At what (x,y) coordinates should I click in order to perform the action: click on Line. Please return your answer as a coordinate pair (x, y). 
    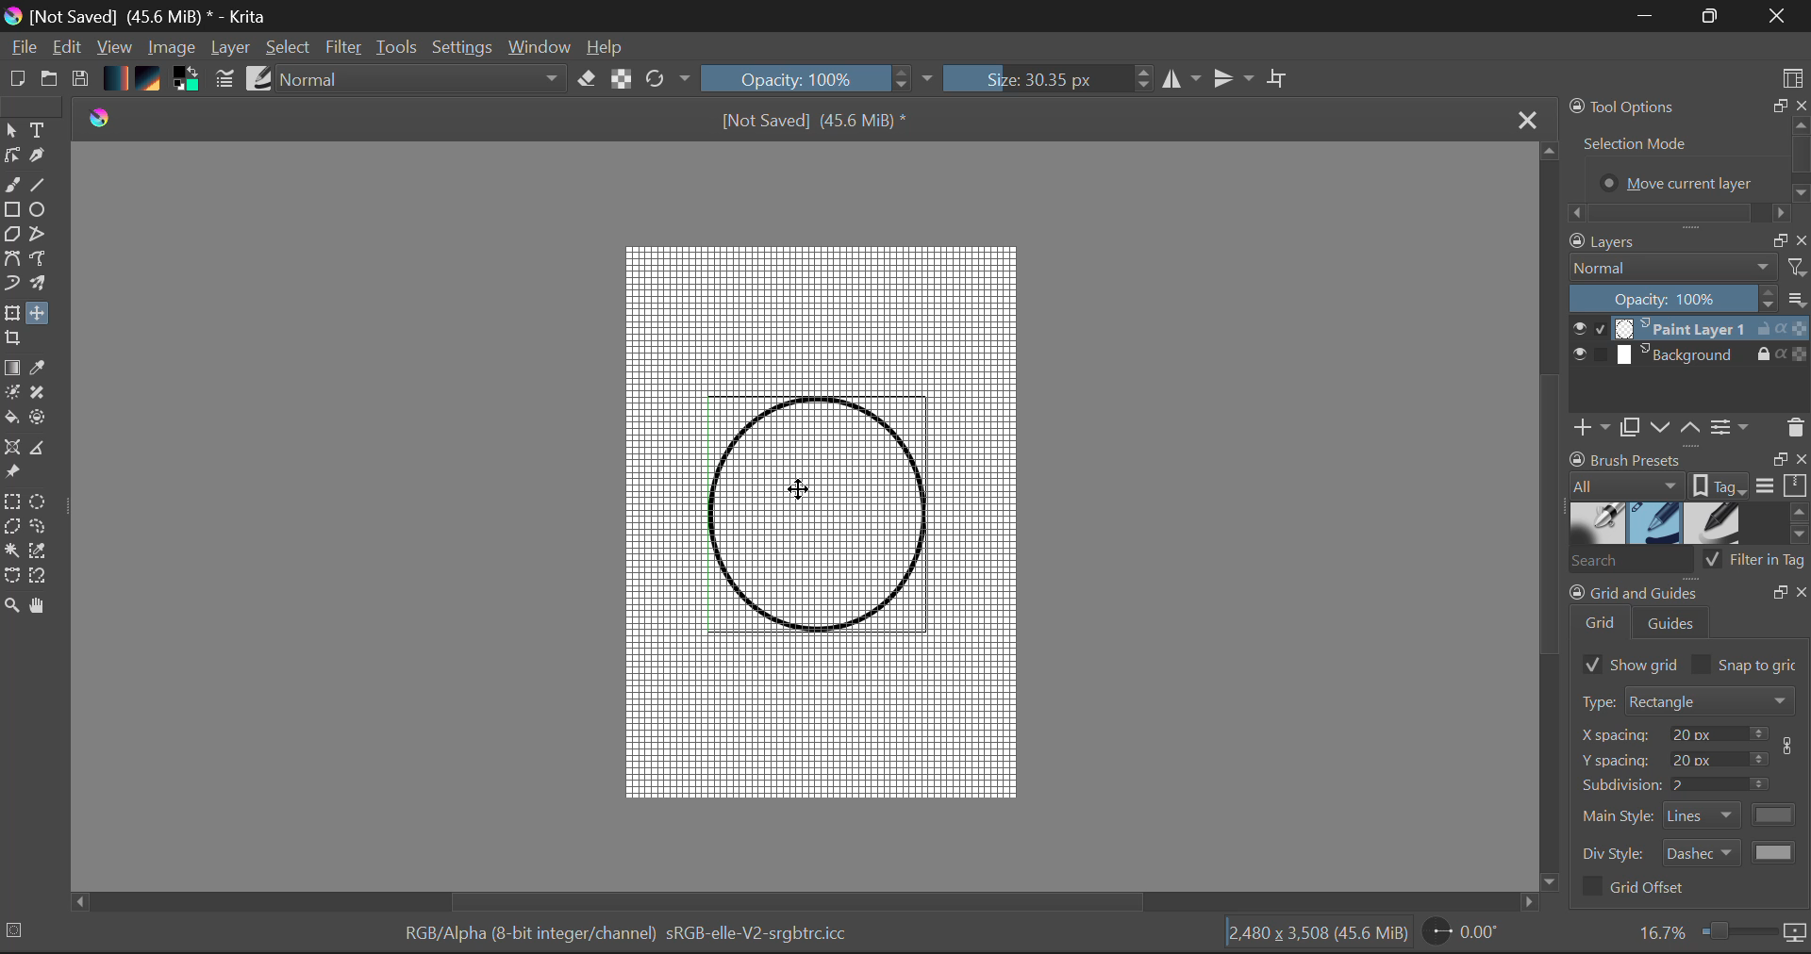
    Looking at the image, I should click on (41, 185).